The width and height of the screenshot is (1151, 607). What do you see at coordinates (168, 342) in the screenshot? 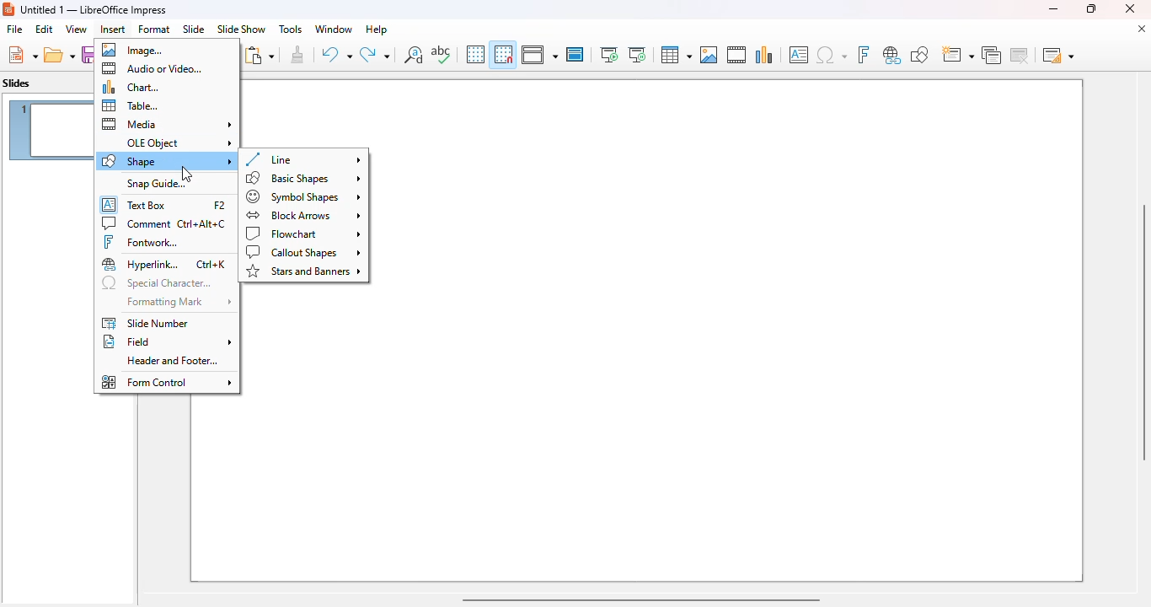
I see `field` at bounding box center [168, 342].